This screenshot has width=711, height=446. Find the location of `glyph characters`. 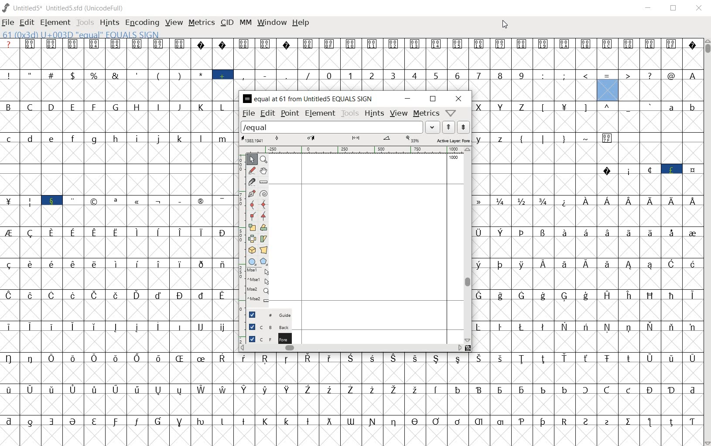

glyph characters is located at coordinates (414, 64).